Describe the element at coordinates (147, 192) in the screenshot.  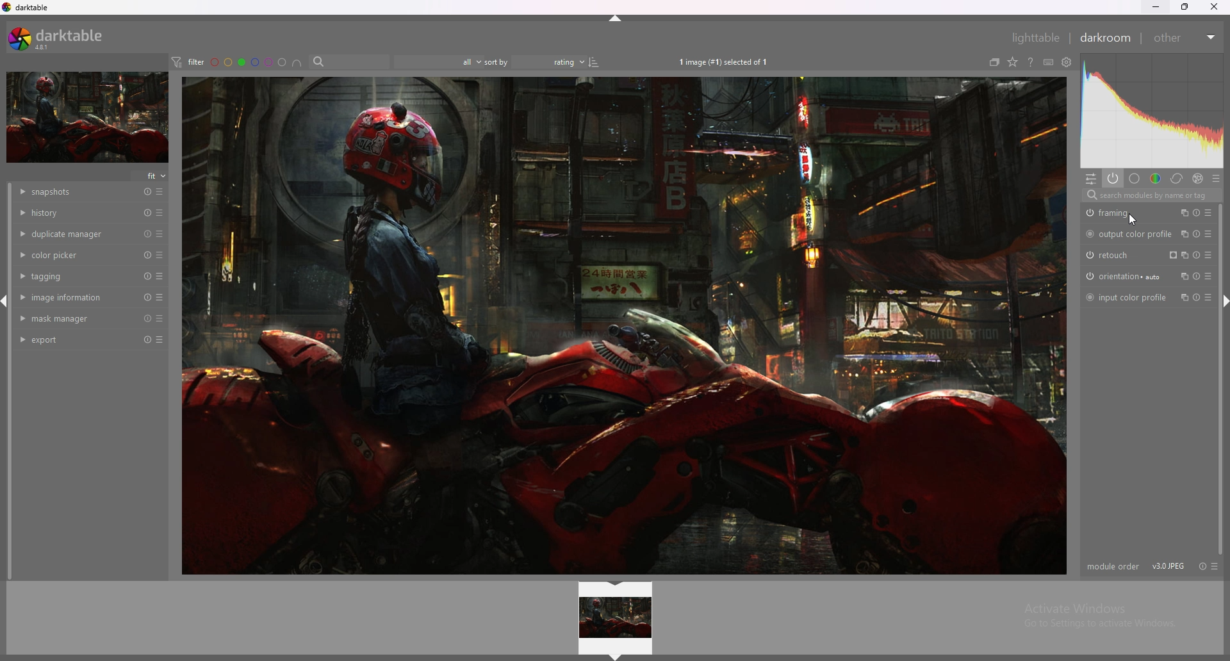
I see `reset` at that location.